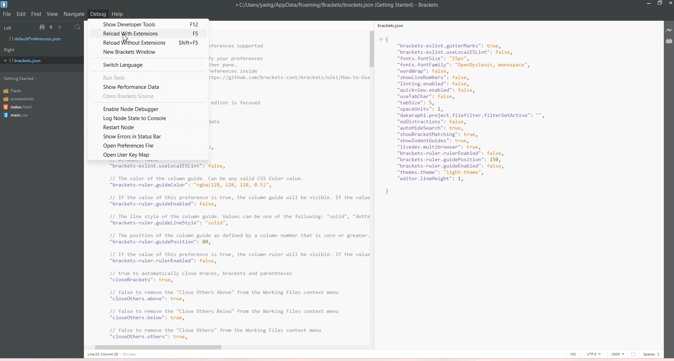  I want to click on Show Errors in status Bar, so click(146, 136).